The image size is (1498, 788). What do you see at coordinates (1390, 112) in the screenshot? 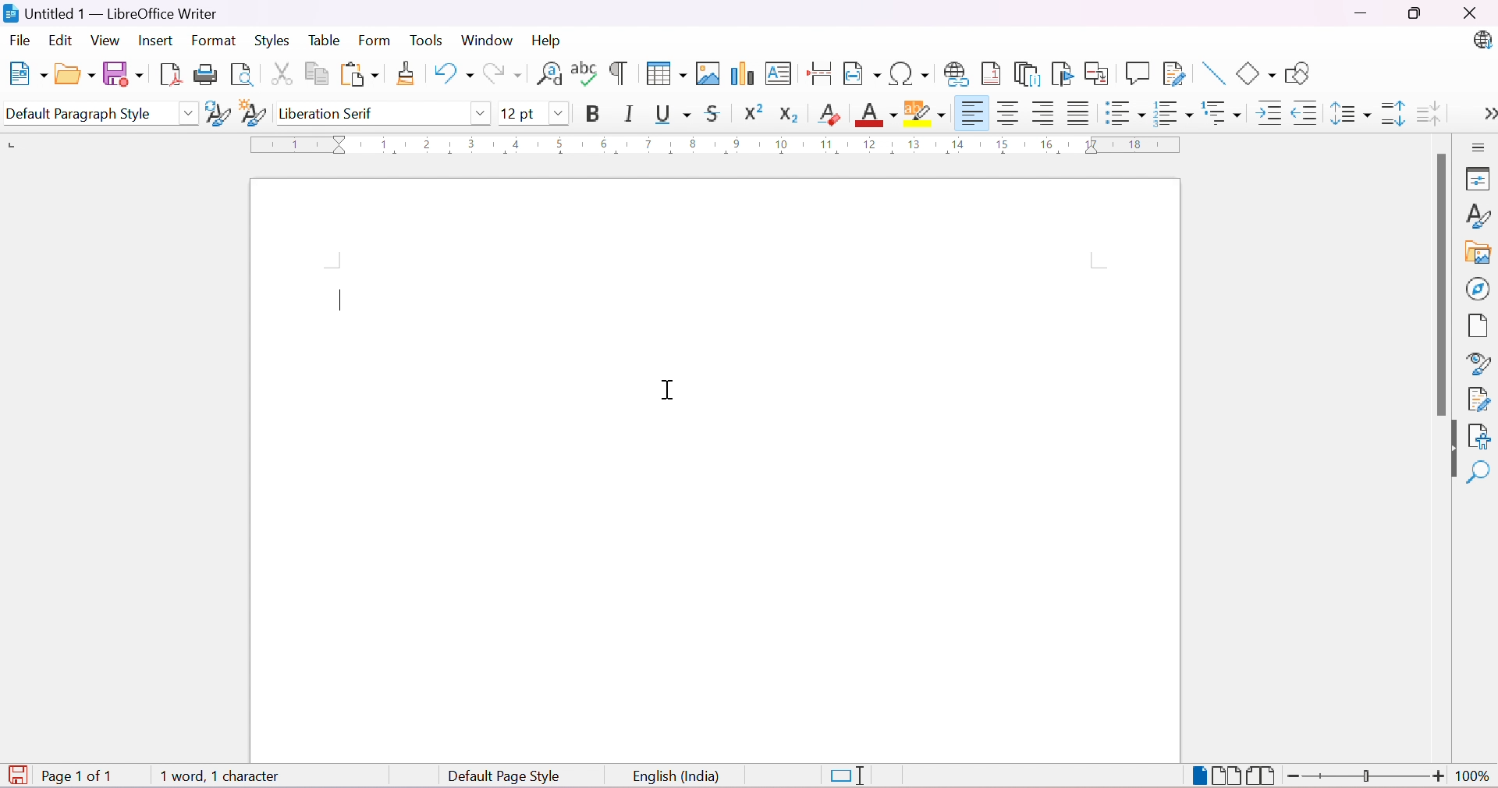
I see `Increase Paragraph Spacing` at bounding box center [1390, 112].